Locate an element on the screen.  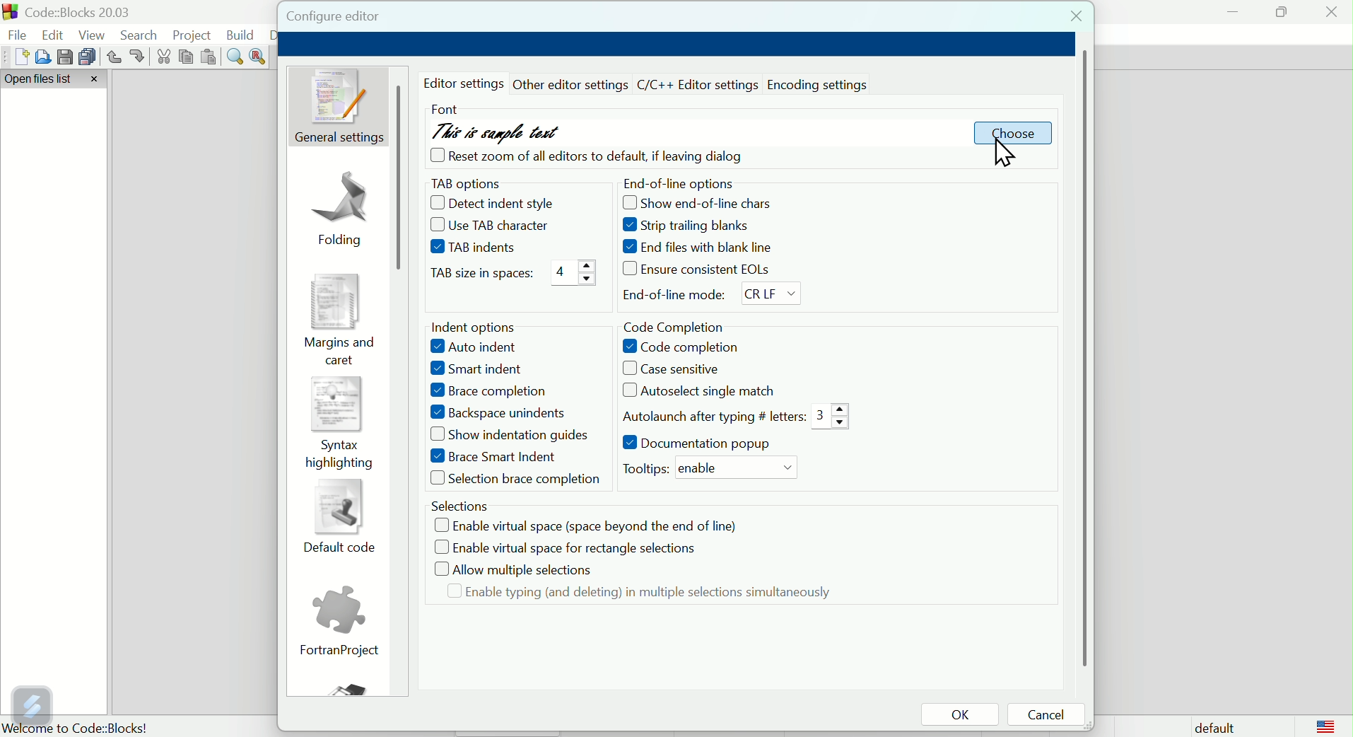
Close is located at coordinates (1072, 19).